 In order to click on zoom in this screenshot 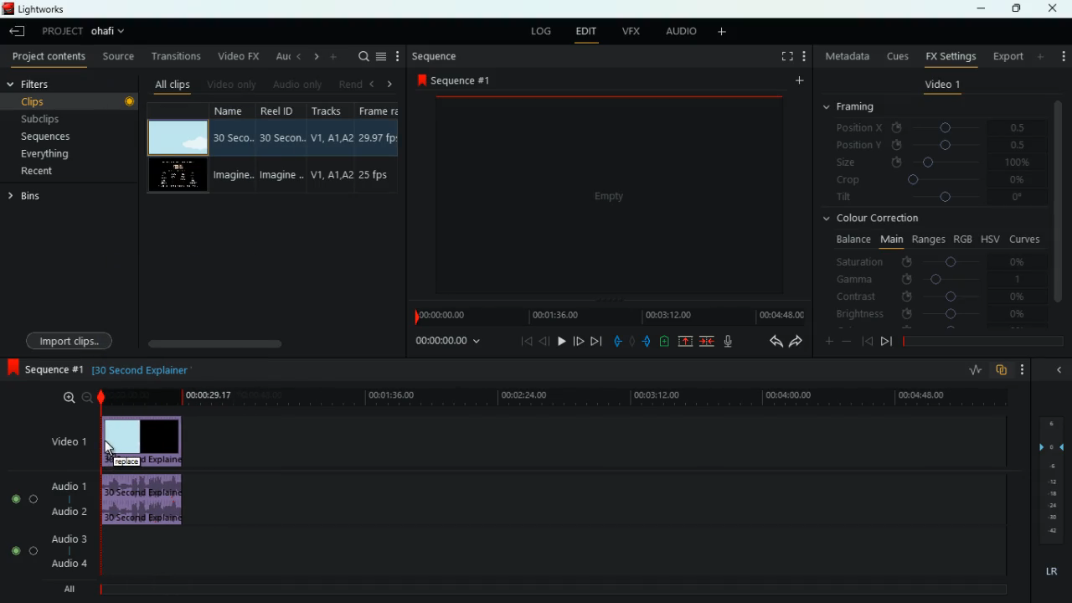, I will do `click(71, 399)`.